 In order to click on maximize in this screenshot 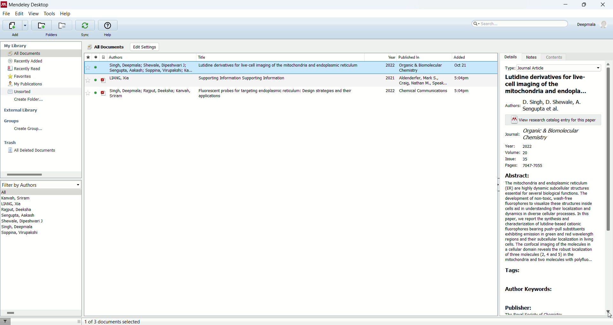, I will do `click(587, 4)`.